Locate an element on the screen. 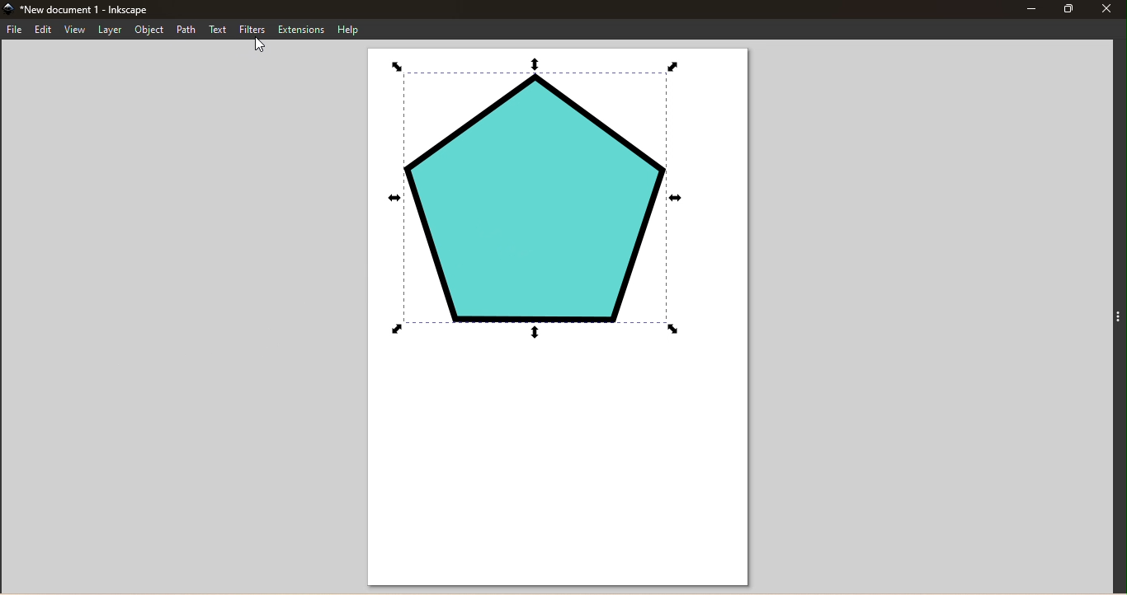 The height and width of the screenshot is (595, 1127). New document 1 - Inkscape is located at coordinates (127, 11).